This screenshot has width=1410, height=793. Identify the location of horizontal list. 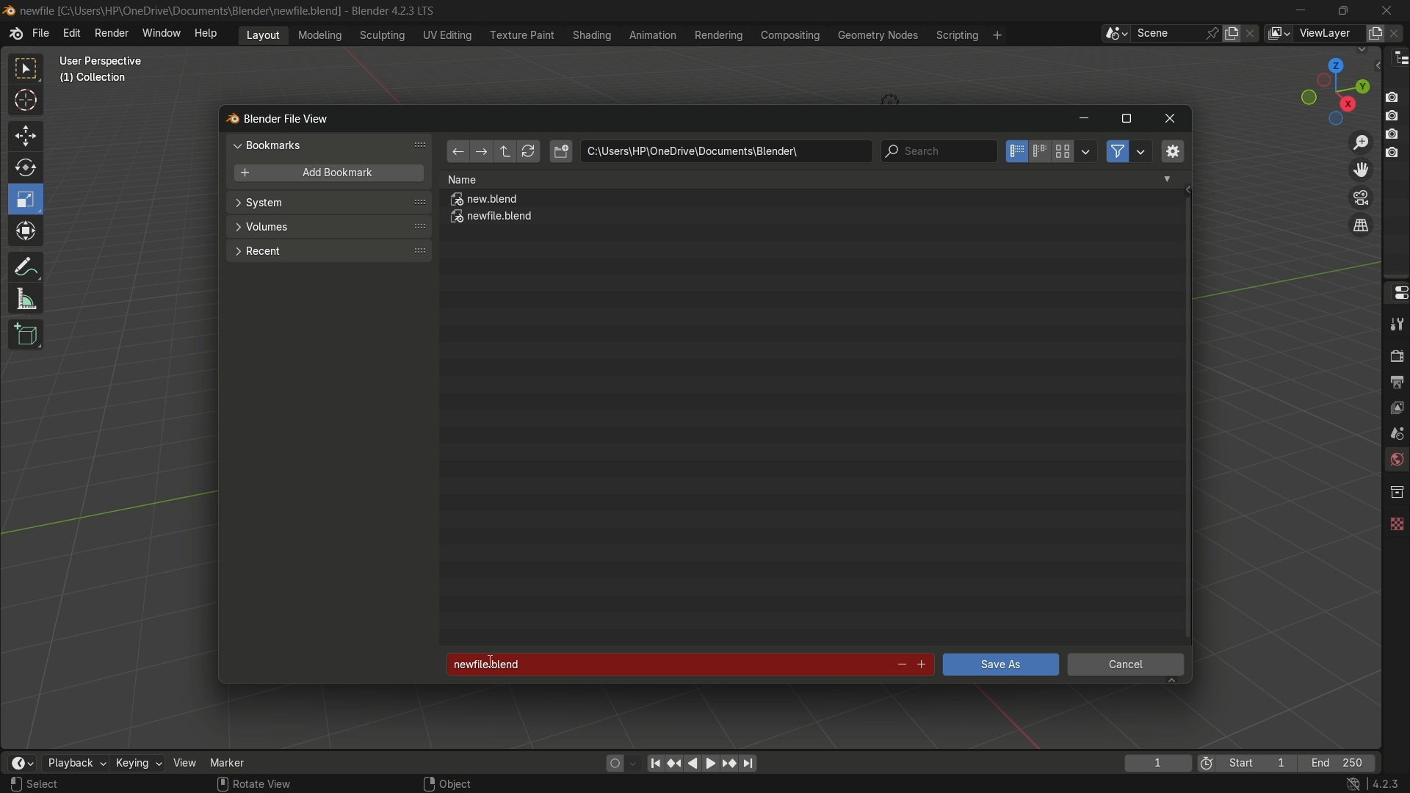
(1039, 151).